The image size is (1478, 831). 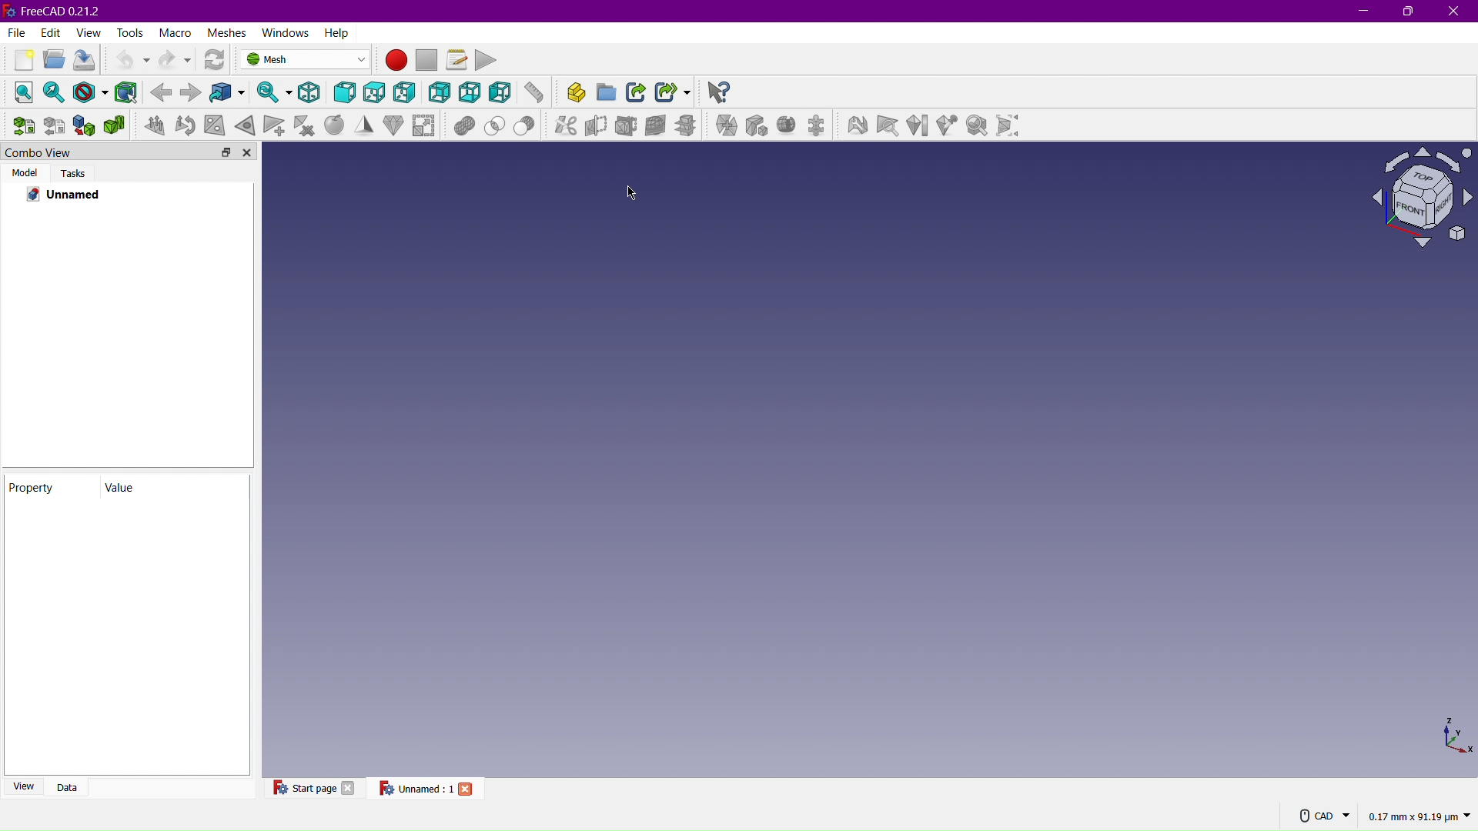 I want to click on Face info, so click(x=890, y=128).